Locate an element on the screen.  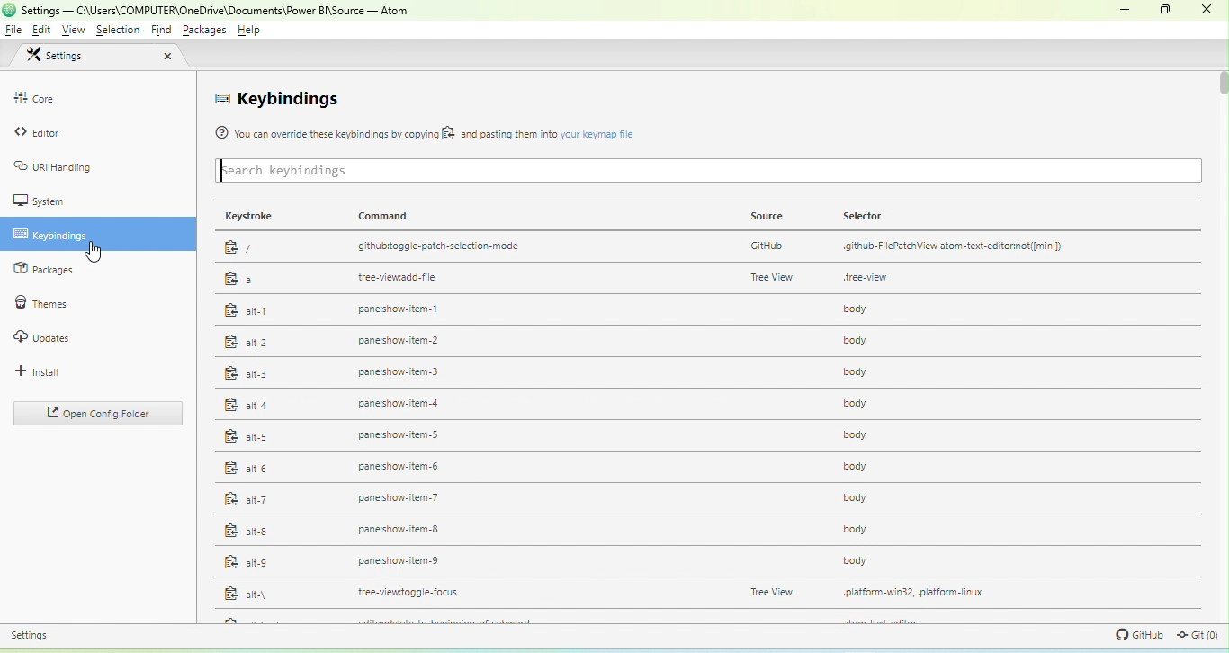
themes is located at coordinates (40, 303).